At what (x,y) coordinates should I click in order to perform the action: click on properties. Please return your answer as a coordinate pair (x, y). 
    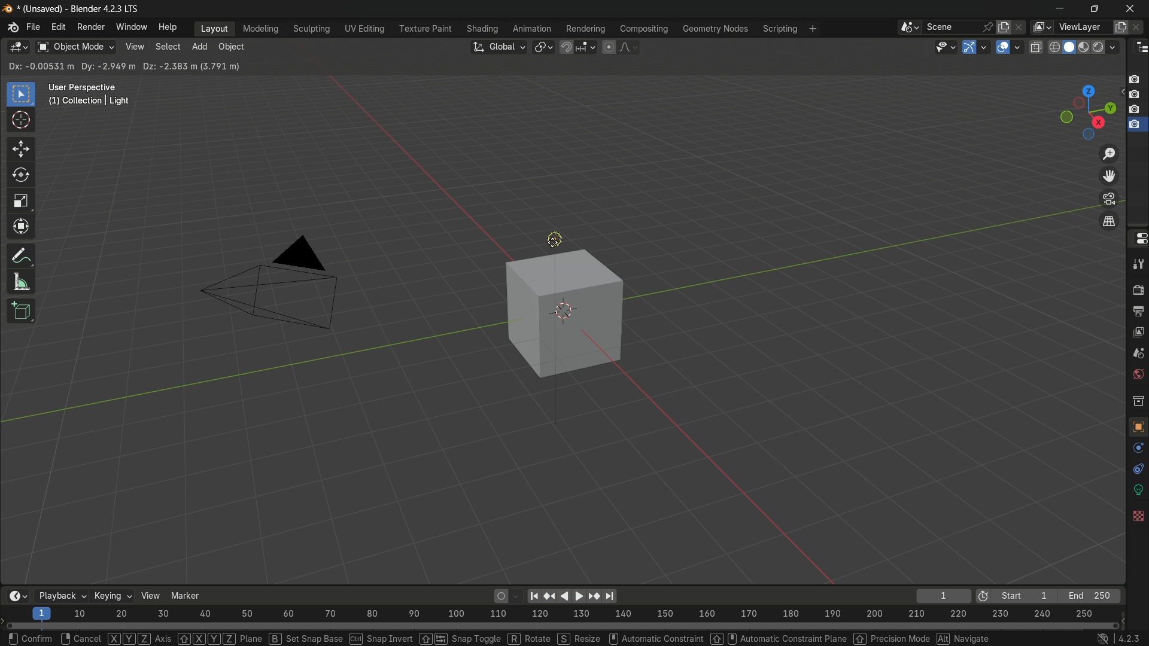
    Looking at the image, I should click on (1138, 239).